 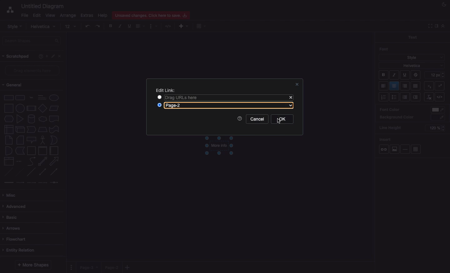 I want to click on link, so click(x=8, y=182).